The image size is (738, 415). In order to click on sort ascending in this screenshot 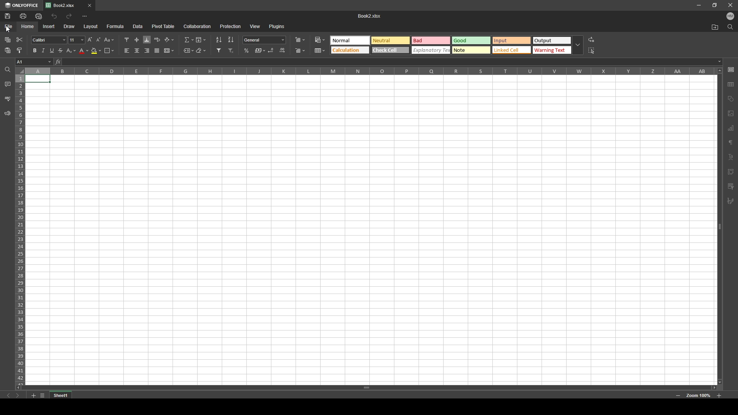, I will do `click(219, 40)`.